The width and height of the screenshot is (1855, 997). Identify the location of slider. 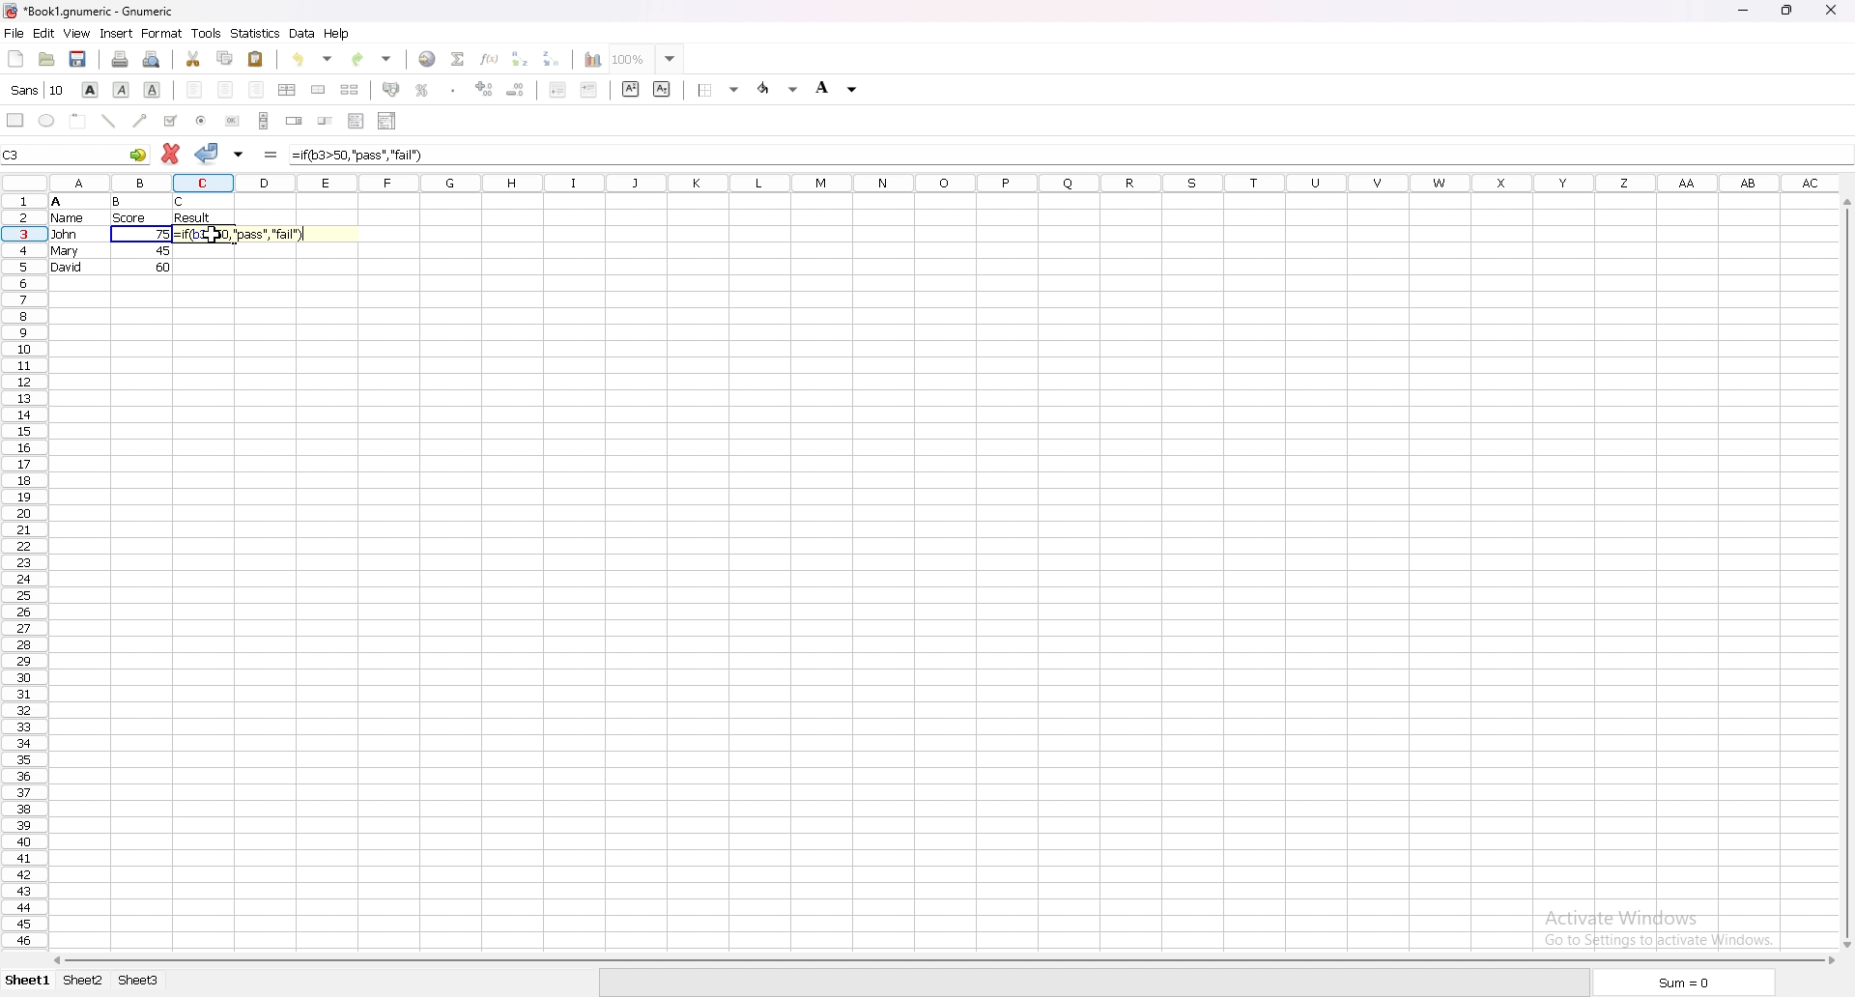
(327, 120).